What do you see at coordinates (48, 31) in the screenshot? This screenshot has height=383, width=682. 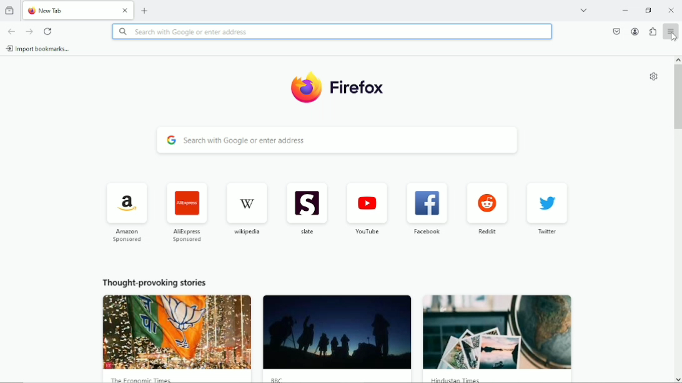 I see `reload current page` at bounding box center [48, 31].